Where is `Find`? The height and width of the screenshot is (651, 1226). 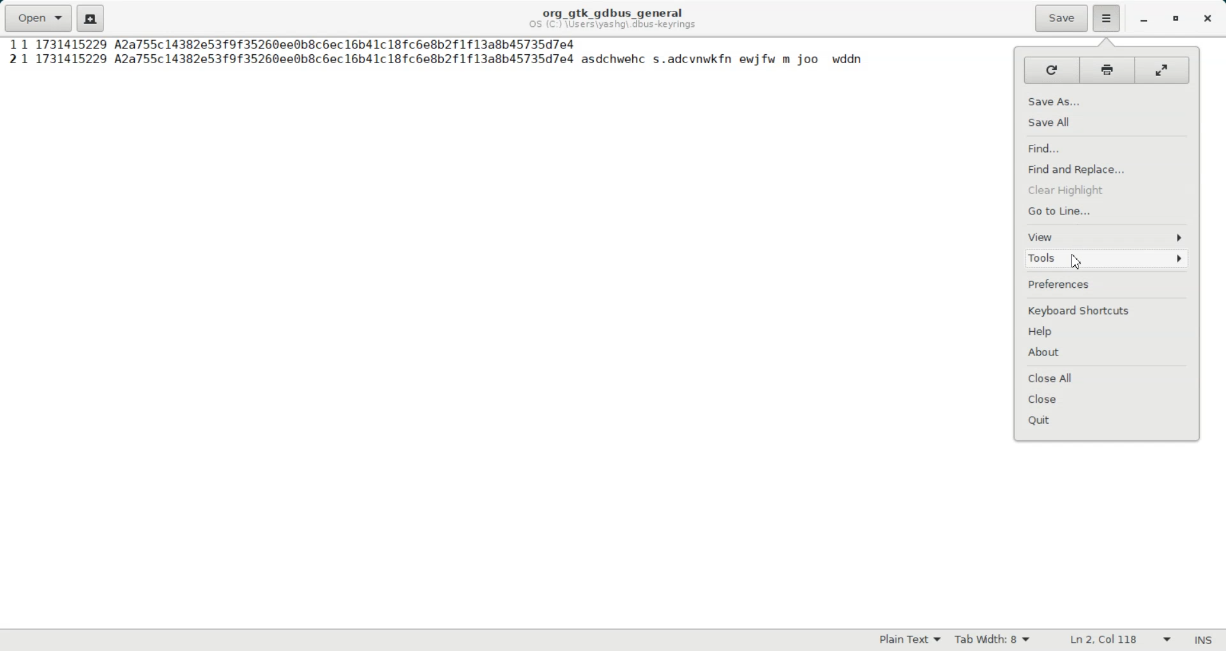
Find is located at coordinates (1106, 147).